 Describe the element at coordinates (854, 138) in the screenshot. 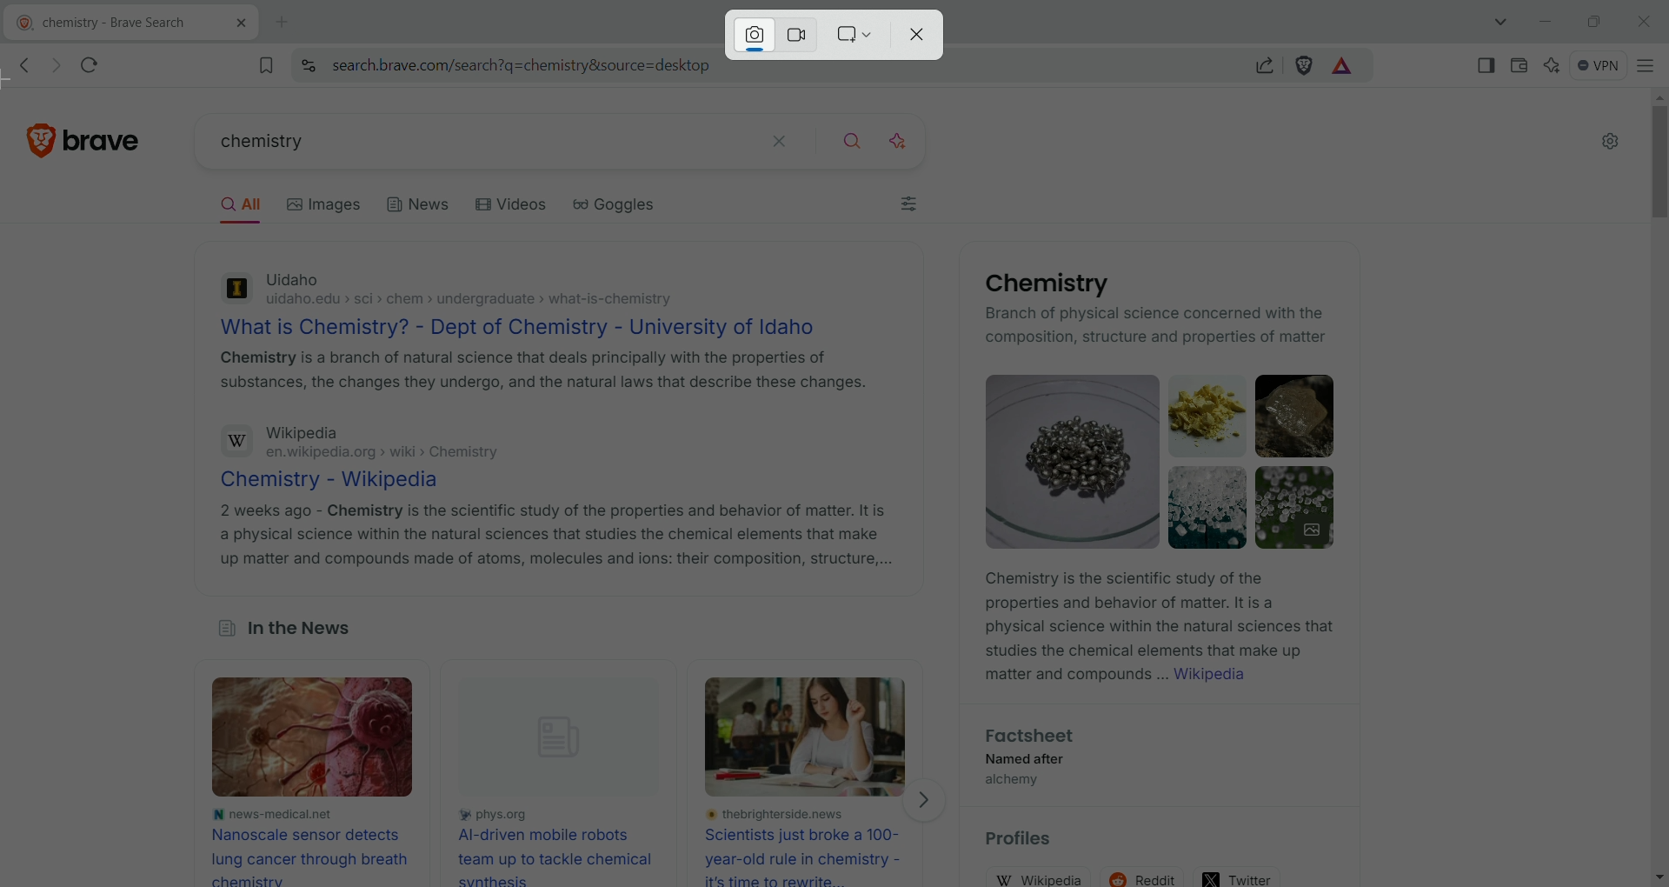

I see `search` at that location.